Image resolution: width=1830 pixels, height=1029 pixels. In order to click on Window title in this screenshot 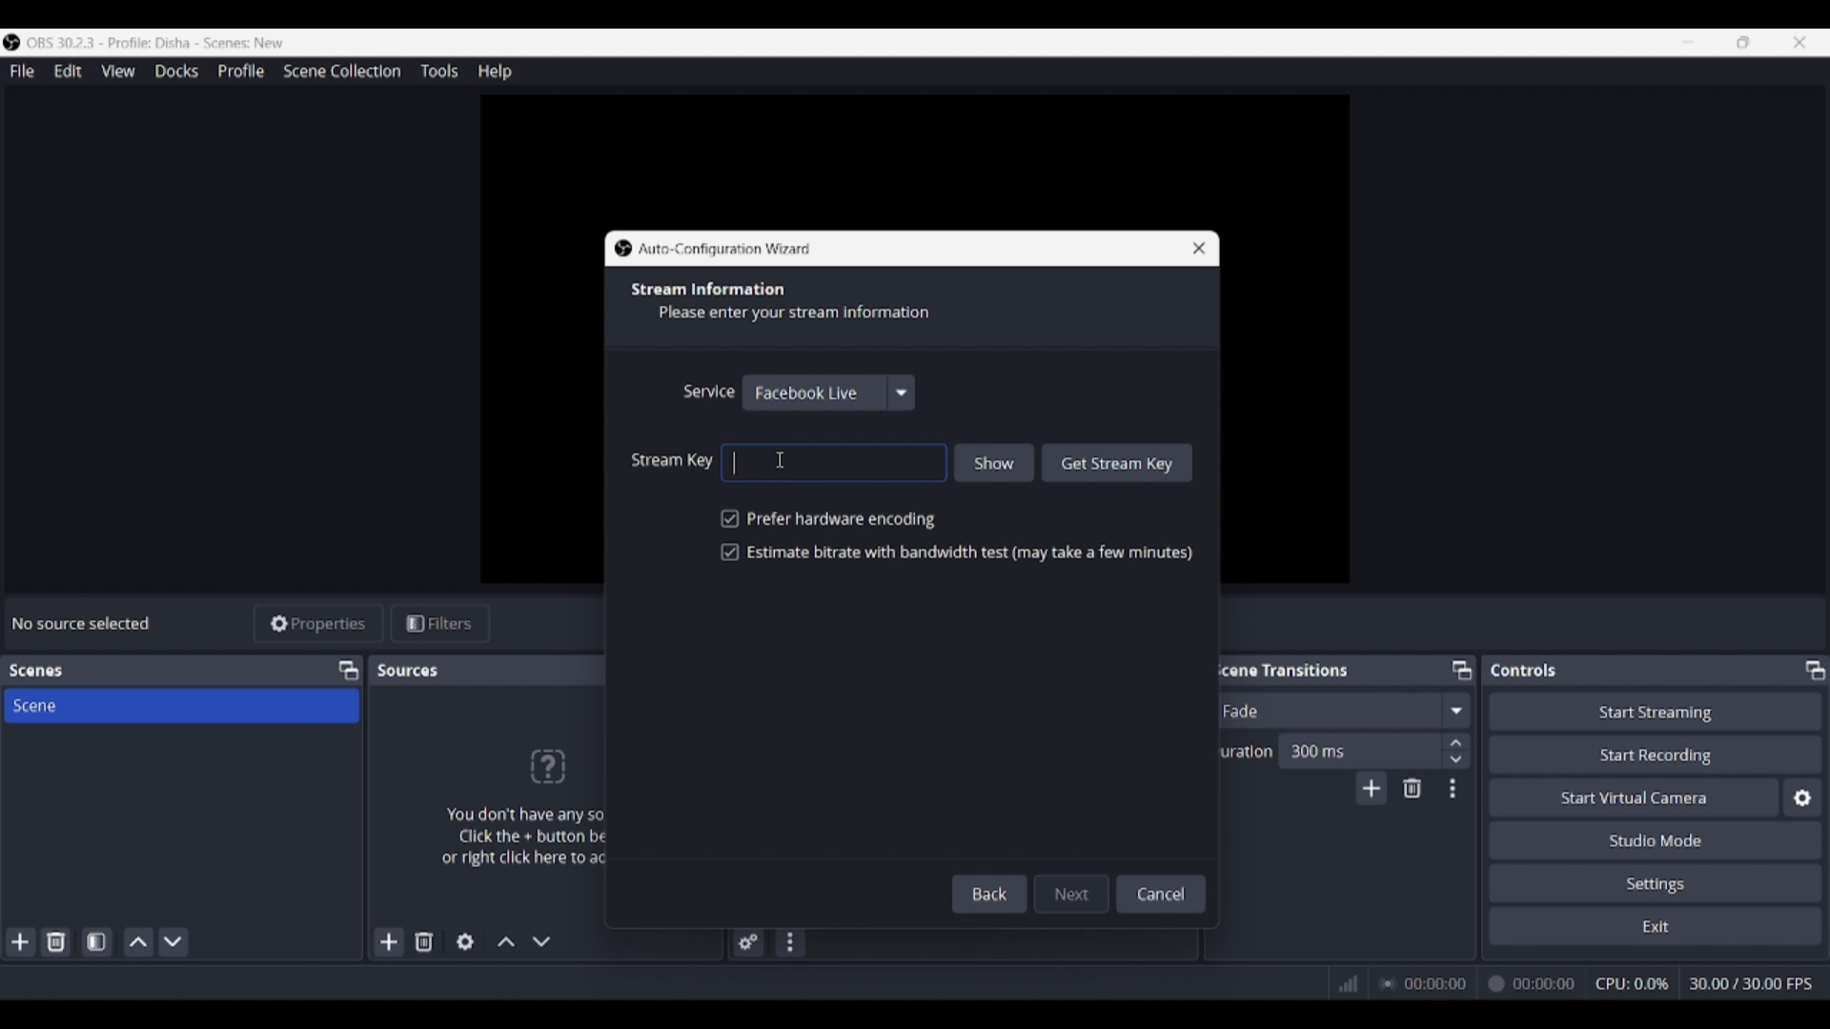, I will do `click(725, 250)`.